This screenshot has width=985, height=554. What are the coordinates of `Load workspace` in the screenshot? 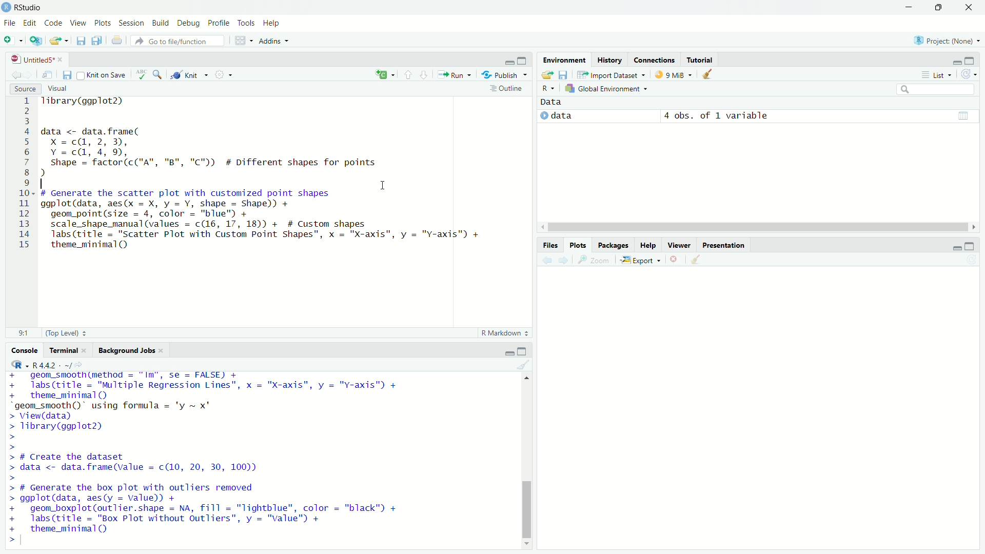 It's located at (547, 75).